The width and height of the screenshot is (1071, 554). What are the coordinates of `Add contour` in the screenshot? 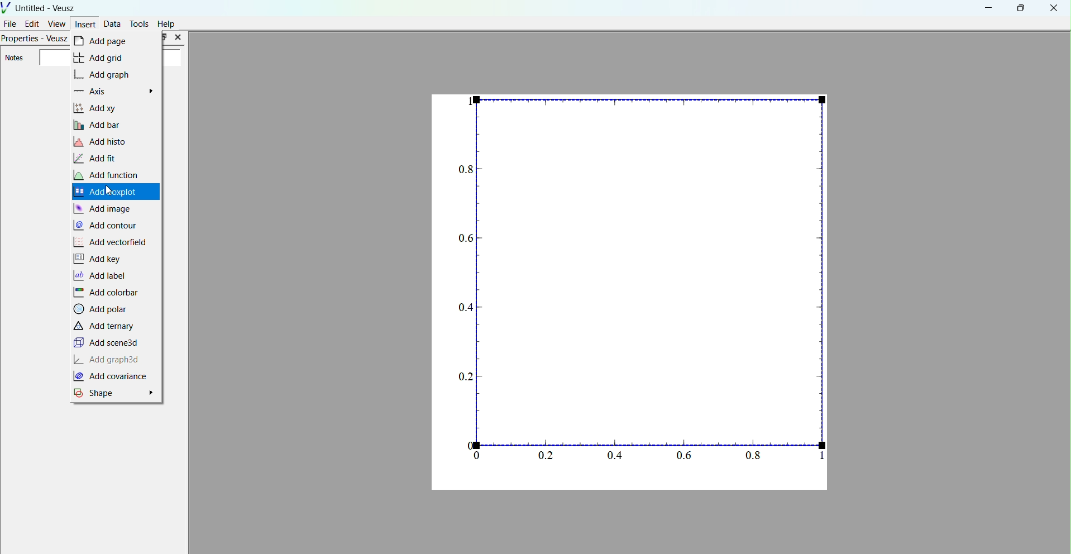 It's located at (106, 225).